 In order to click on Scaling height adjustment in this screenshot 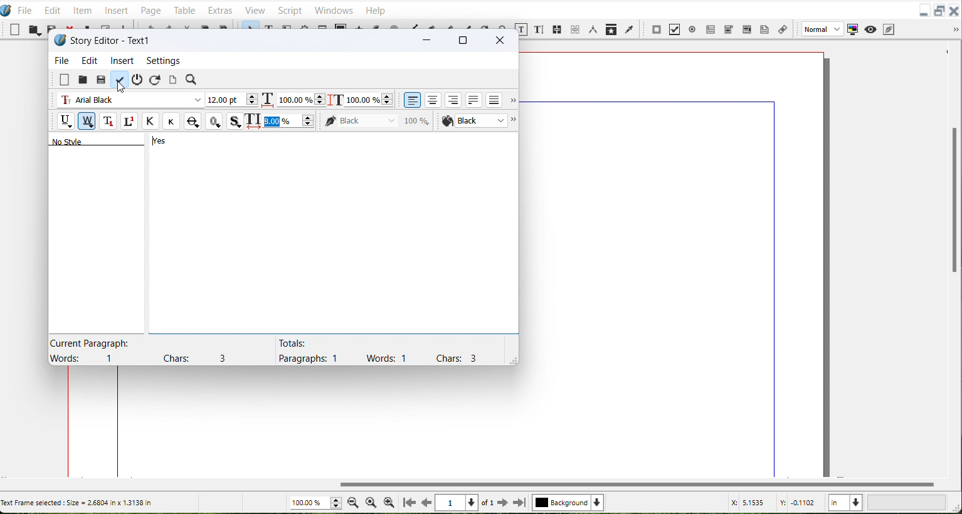, I will do `click(363, 100)`.